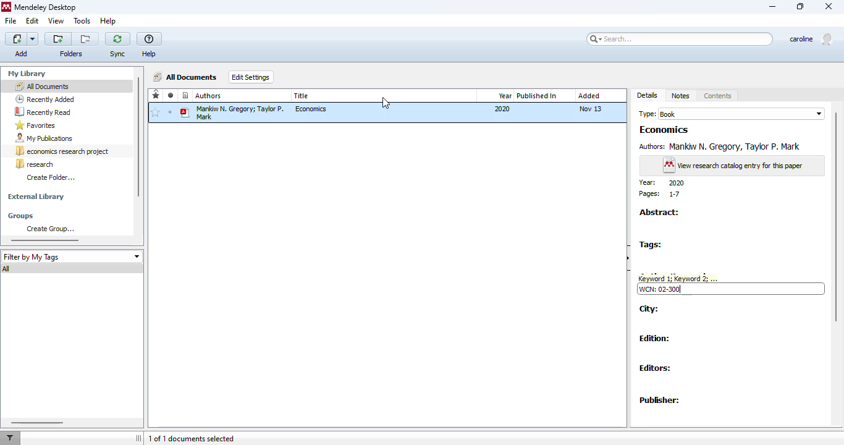  Describe the element at coordinates (301, 95) in the screenshot. I see `title` at that location.